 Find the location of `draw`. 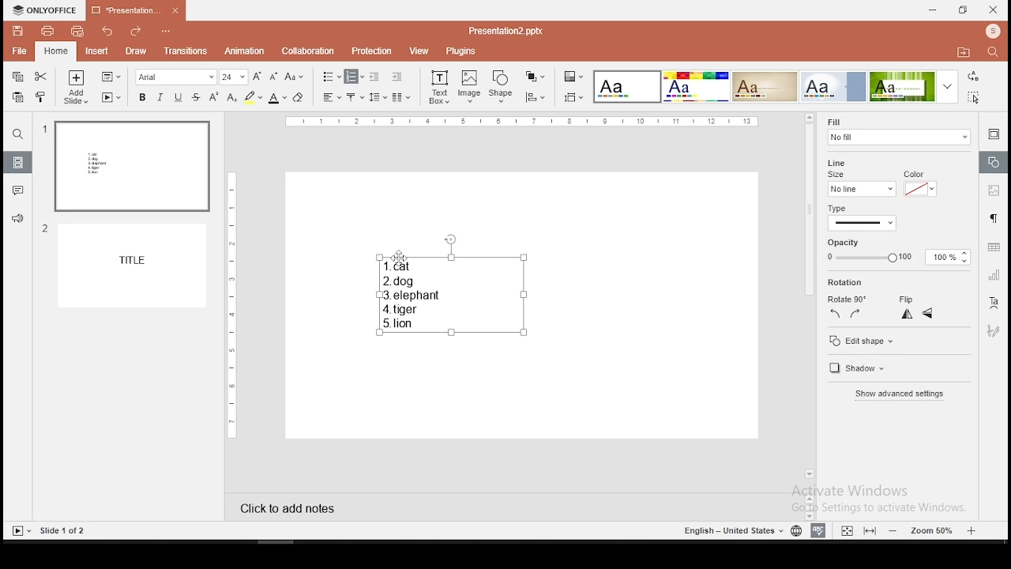

draw is located at coordinates (136, 52).